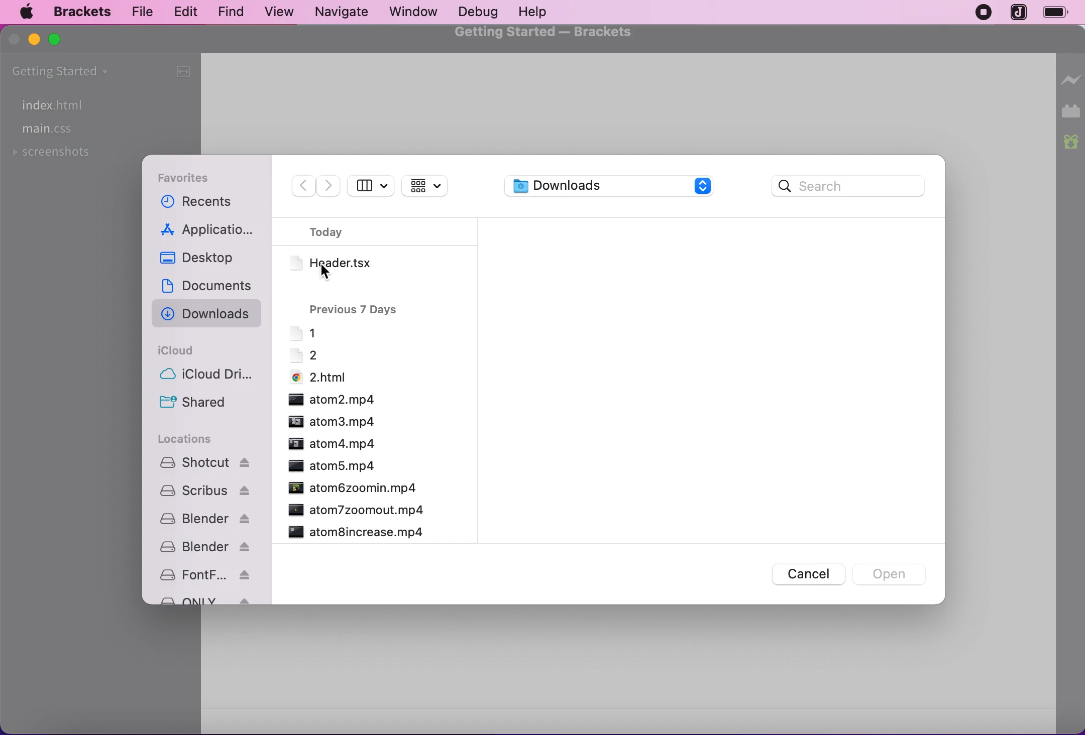 The width and height of the screenshot is (1085, 735). I want to click on desktp, so click(209, 262).